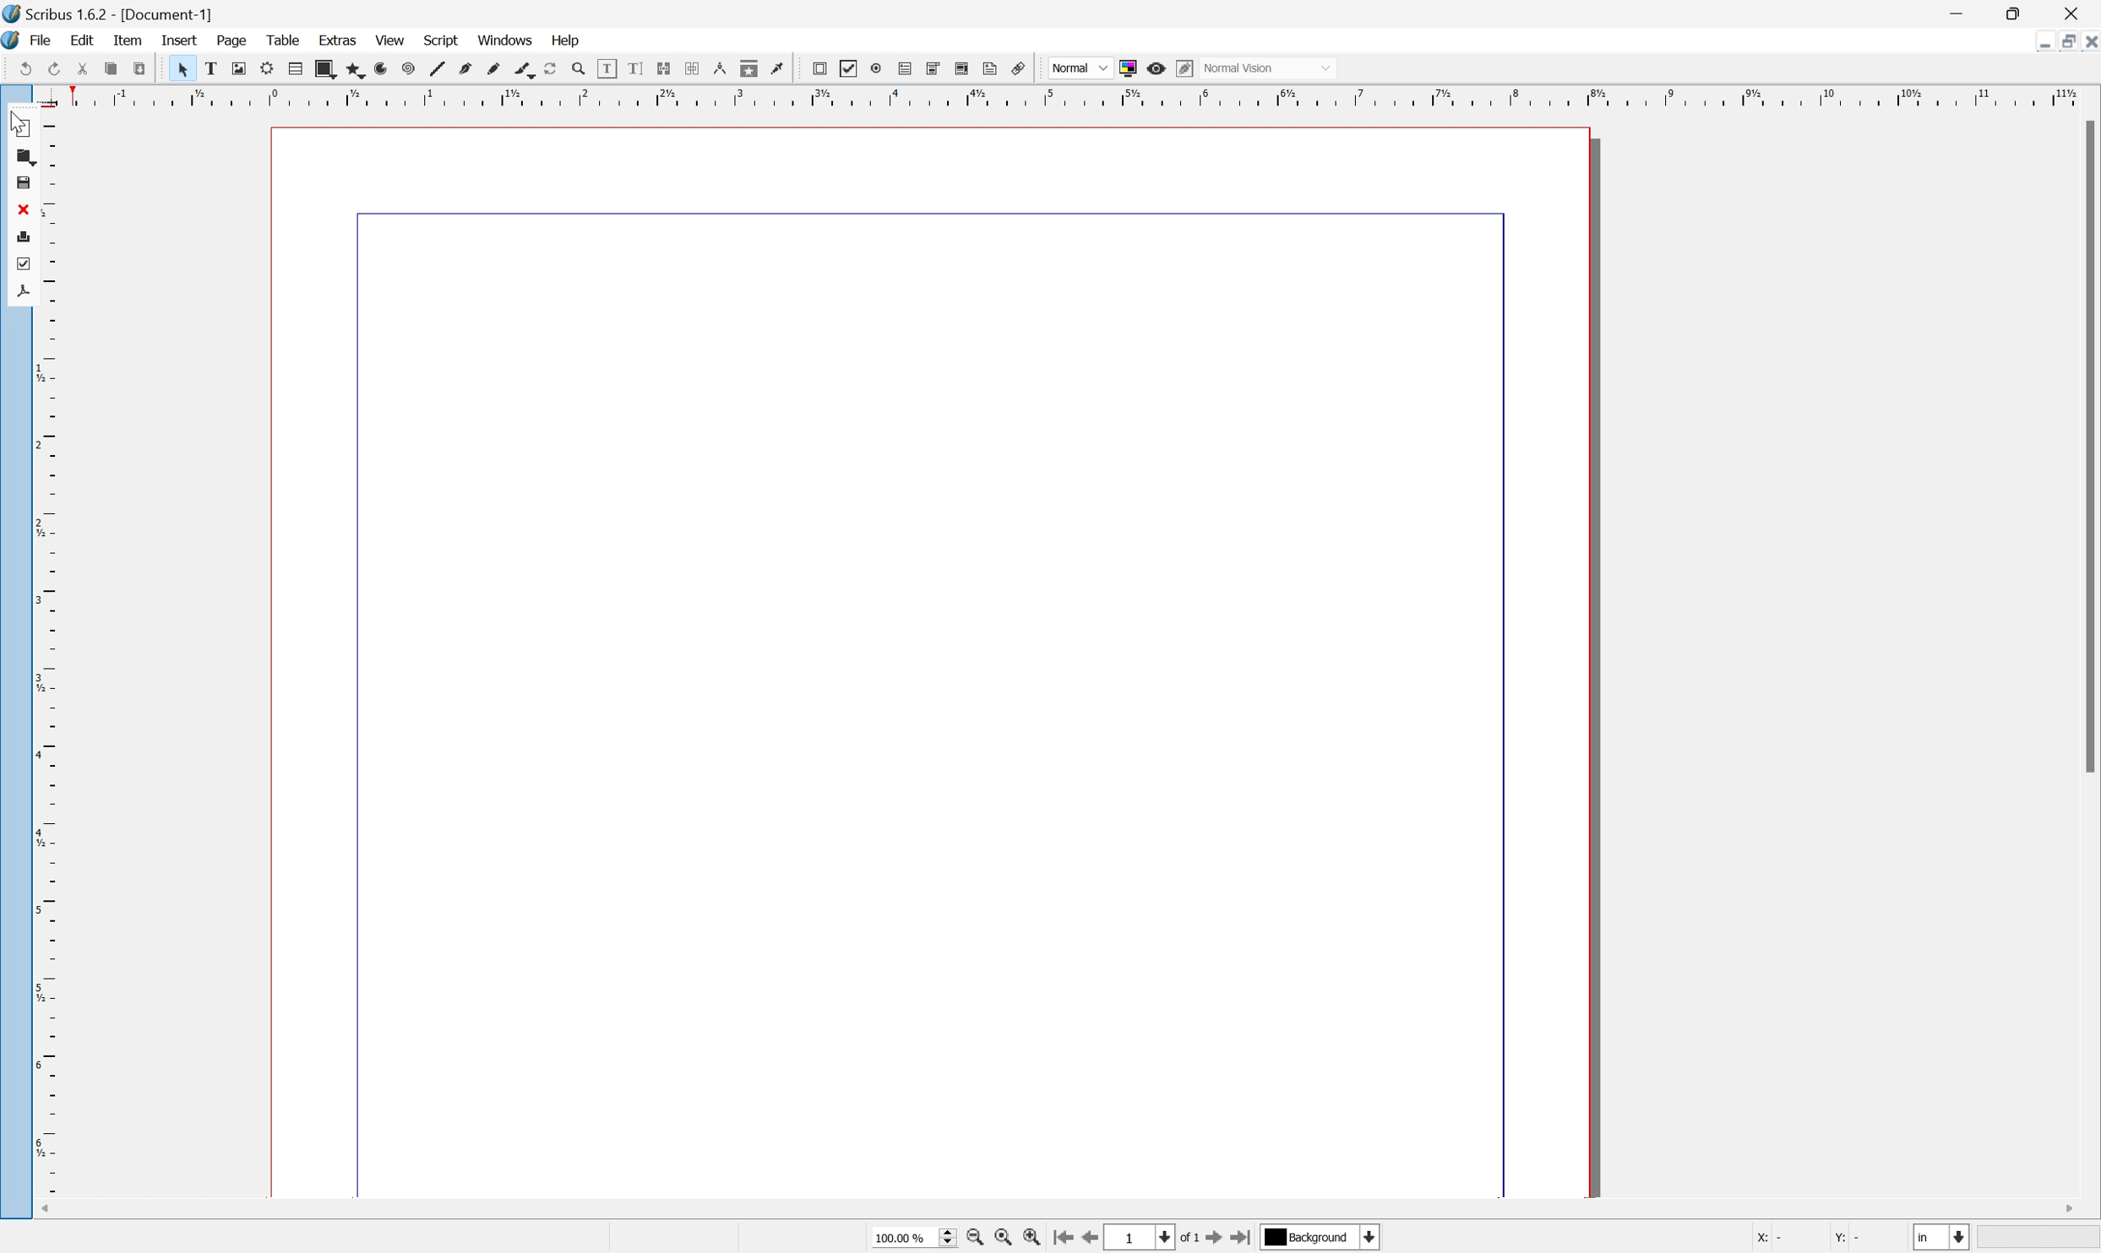  What do you see at coordinates (1017, 68) in the screenshot?
I see `pdf push button` at bounding box center [1017, 68].